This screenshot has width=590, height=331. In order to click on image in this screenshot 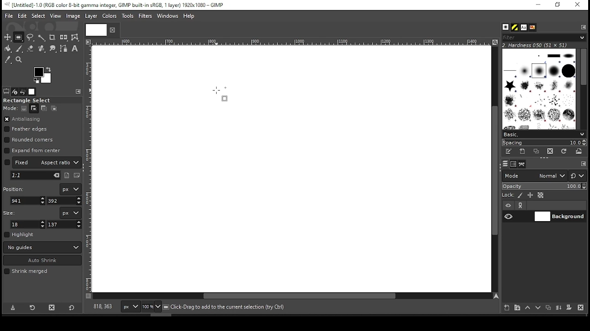, I will do `click(72, 16)`.